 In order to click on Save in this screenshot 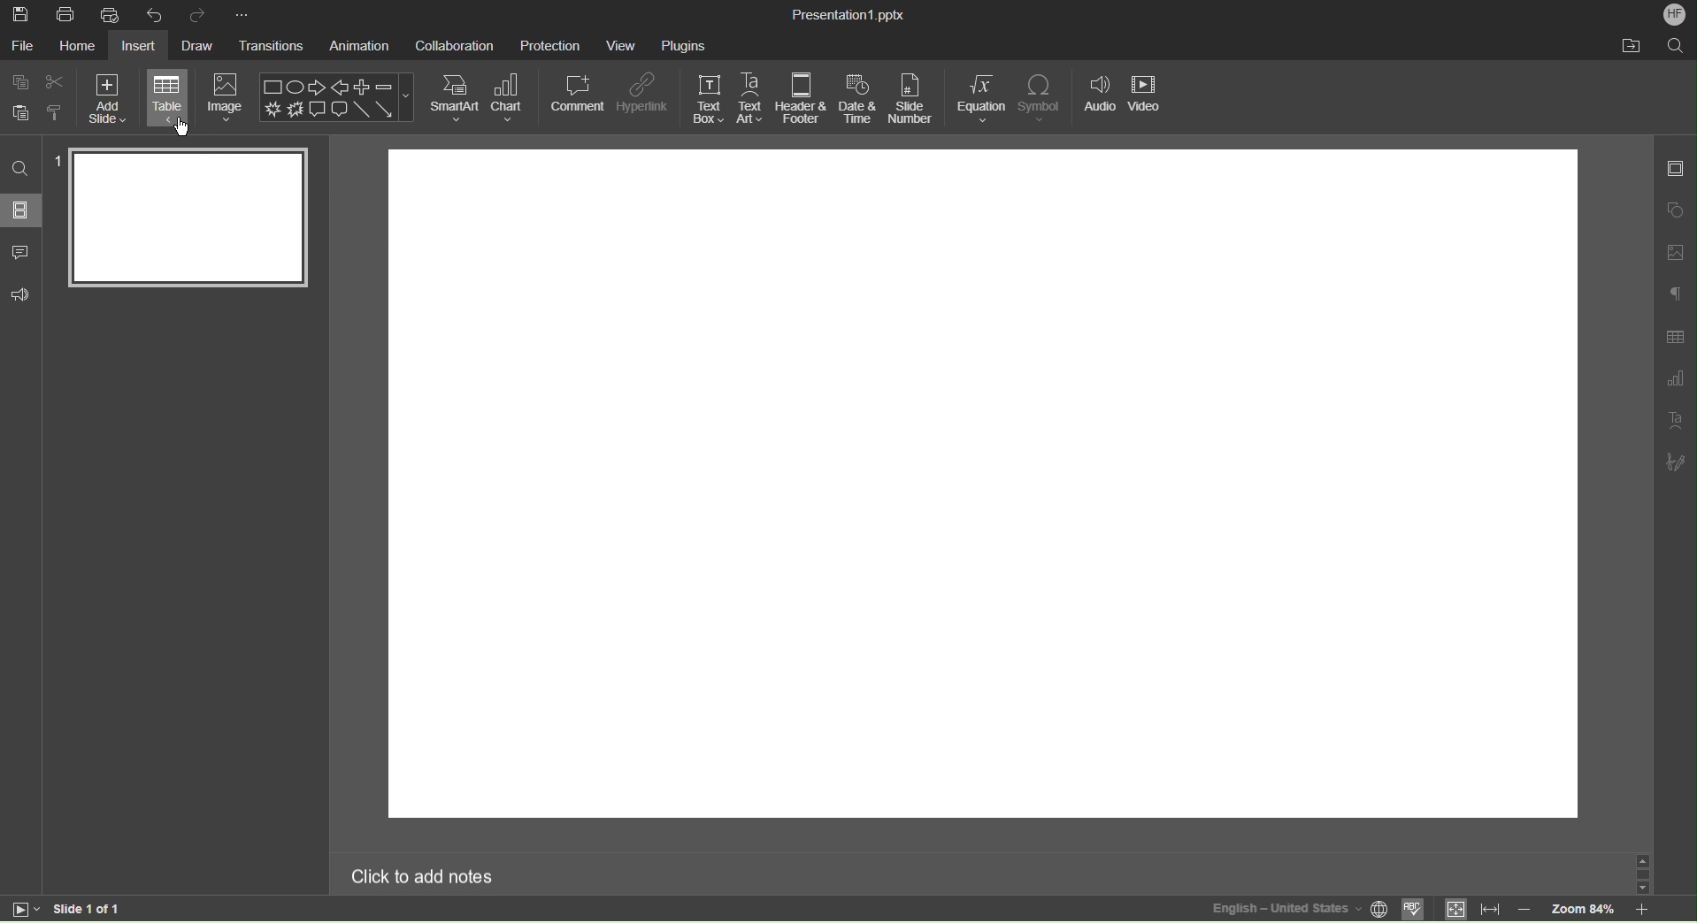, I will do `click(20, 13)`.